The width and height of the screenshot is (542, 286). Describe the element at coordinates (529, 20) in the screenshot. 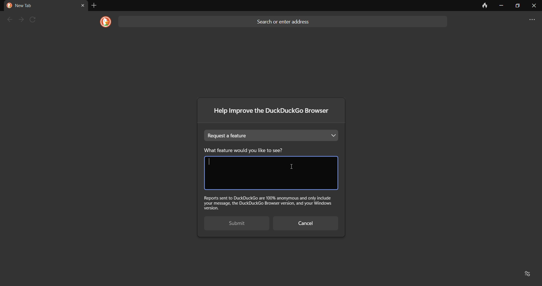

I see `more` at that location.